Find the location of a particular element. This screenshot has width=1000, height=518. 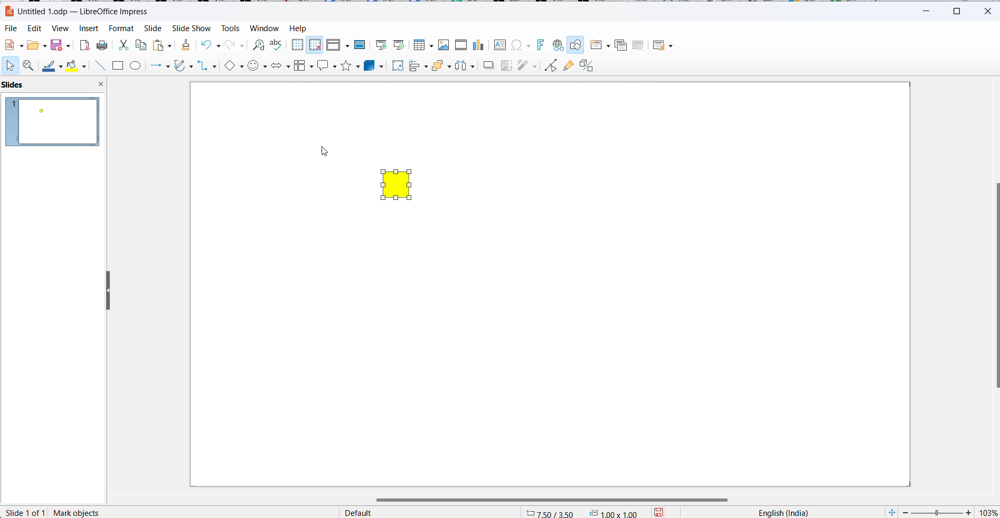

crop image is located at coordinates (506, 65).